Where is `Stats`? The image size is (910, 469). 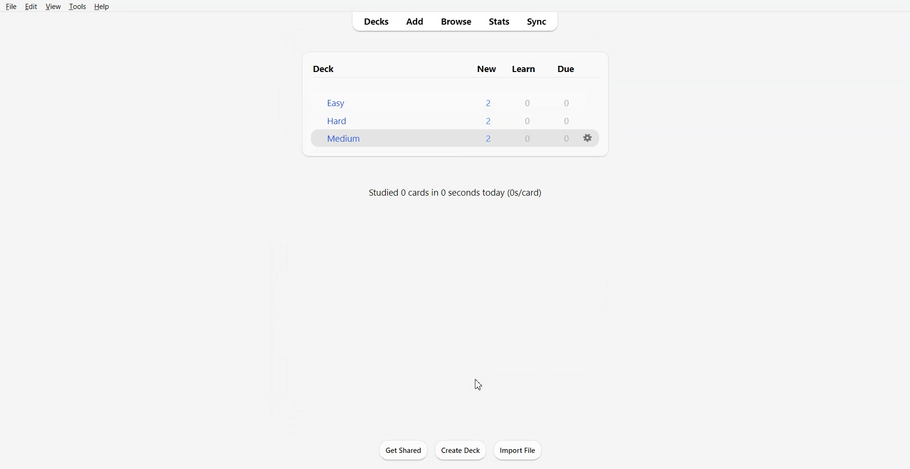
Stats is located at coordinates (499, 22).